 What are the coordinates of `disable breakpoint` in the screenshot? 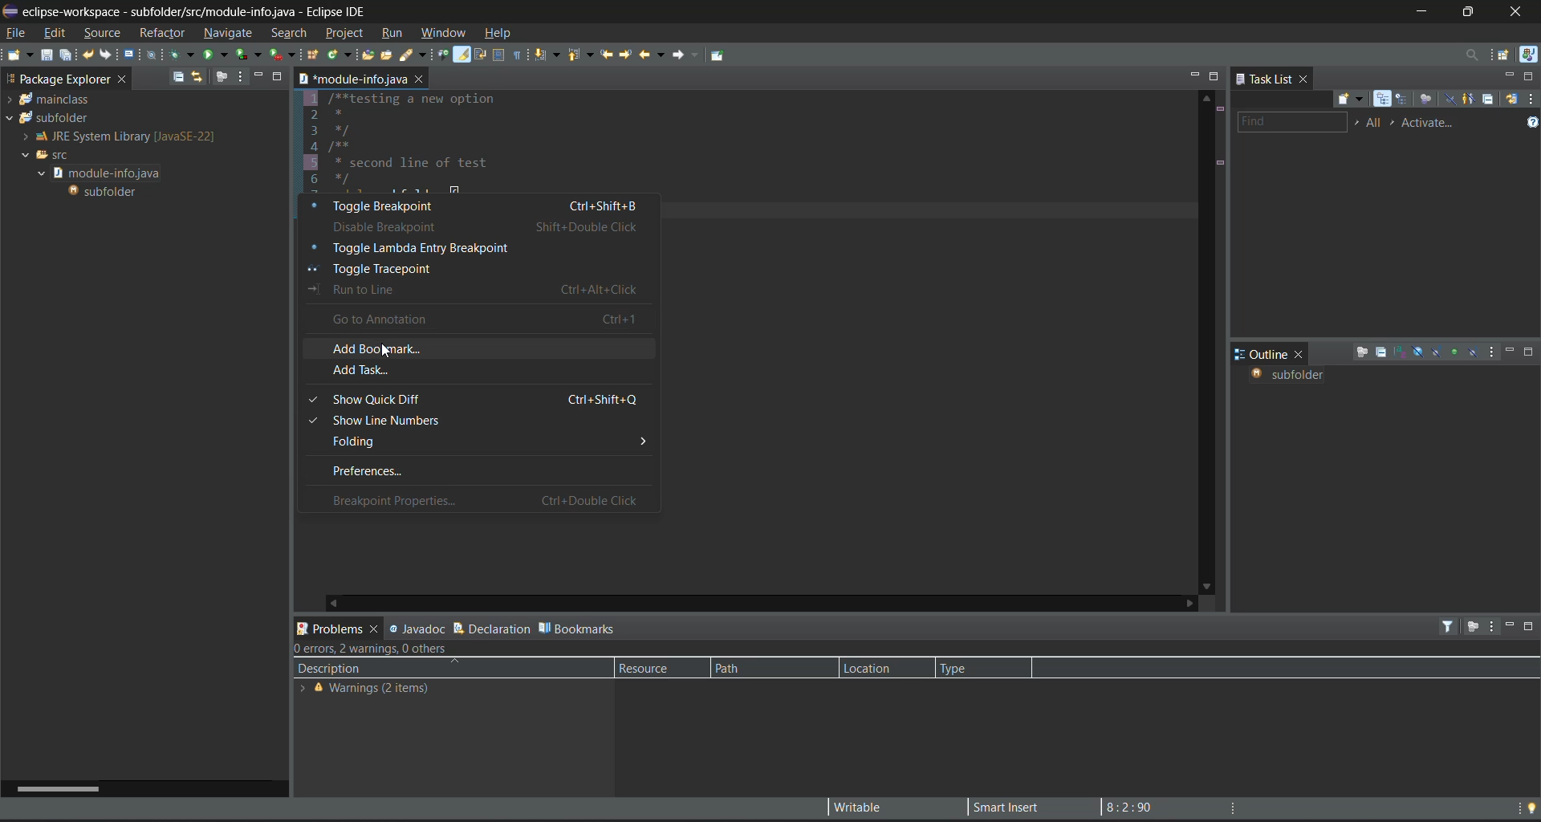 It's located at (483, 226).